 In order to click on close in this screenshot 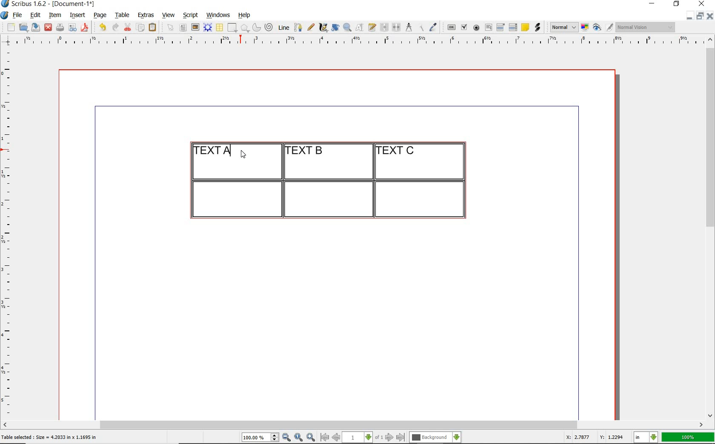, I will do `click(703, 3)`.